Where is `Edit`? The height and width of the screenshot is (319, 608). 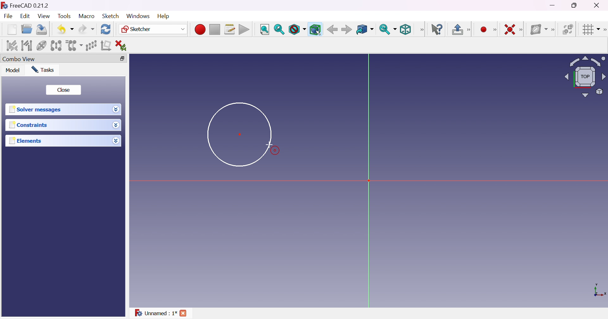
Edit is located at coordinates (25, 17).